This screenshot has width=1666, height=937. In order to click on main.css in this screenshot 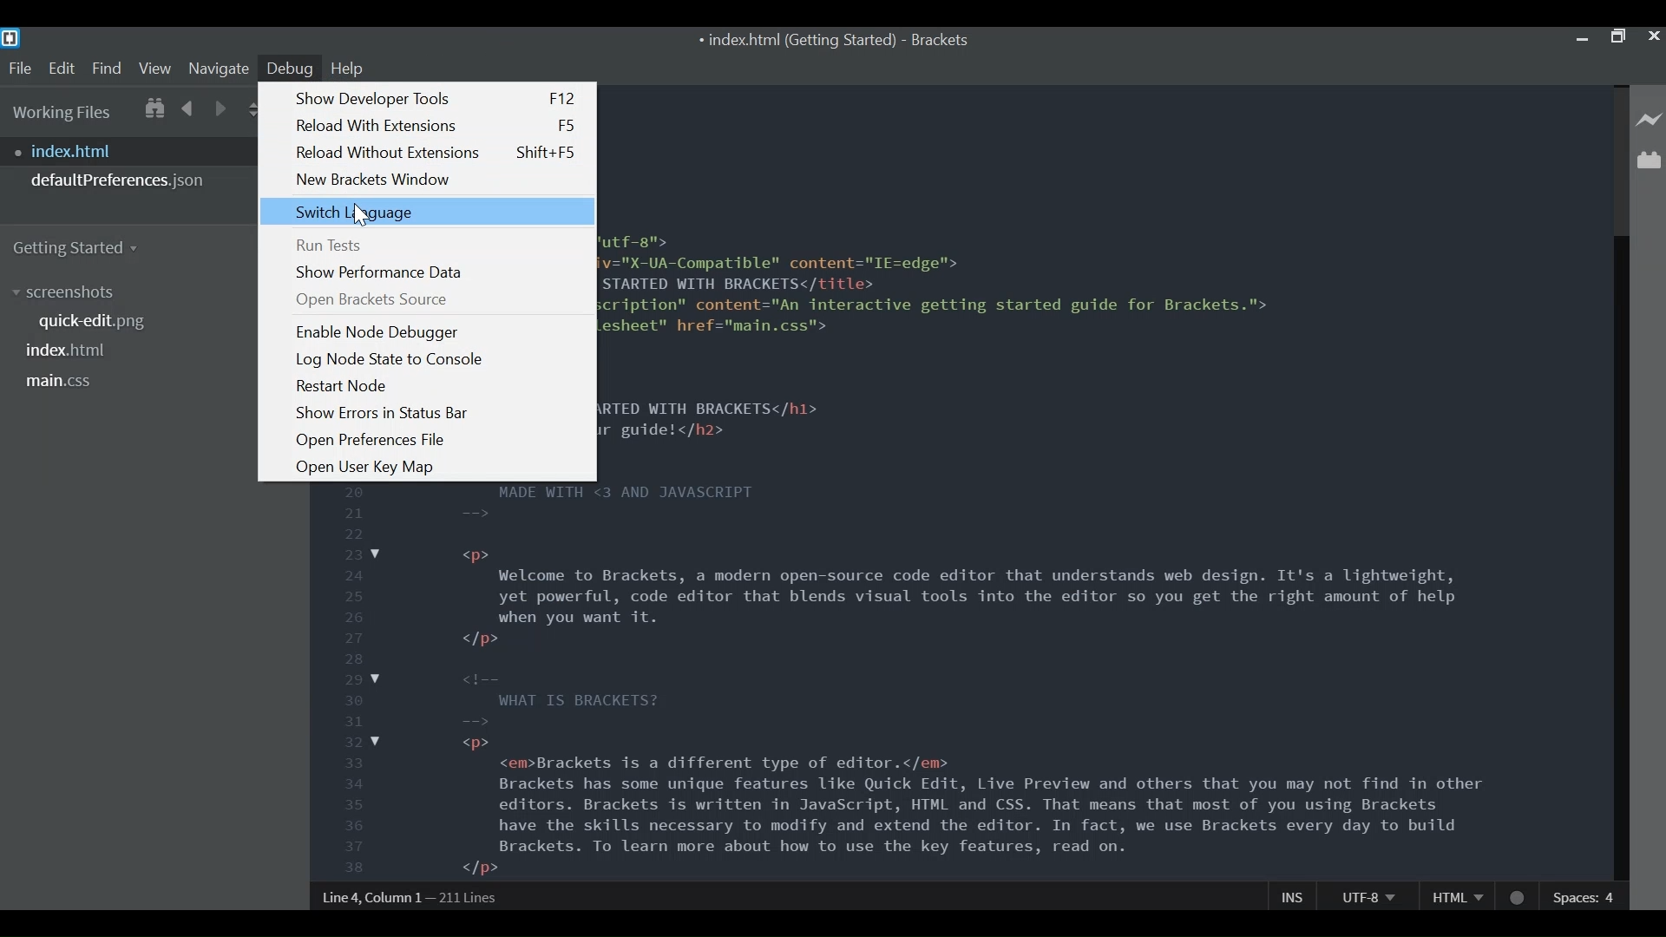, I will do `click(60, 382)`.